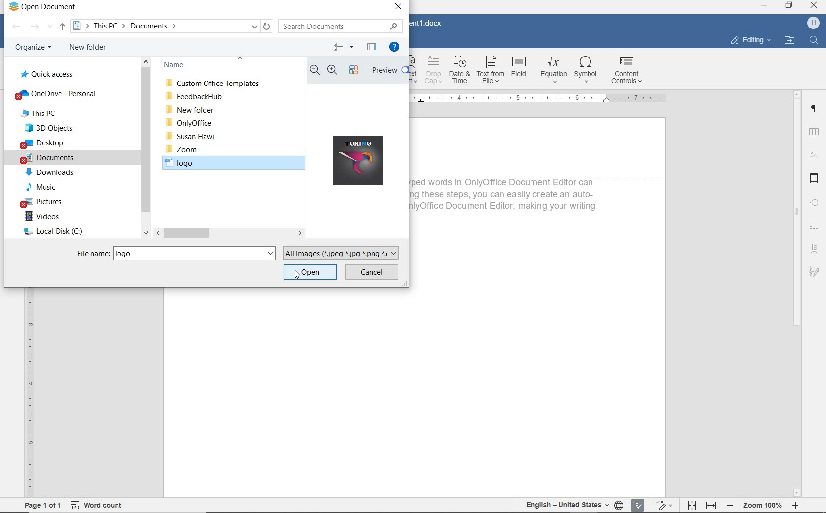  What do you see at coordinates (42, 506) in the screenshot?
I see `page 1 of 1` at bounding box center [42, 506].